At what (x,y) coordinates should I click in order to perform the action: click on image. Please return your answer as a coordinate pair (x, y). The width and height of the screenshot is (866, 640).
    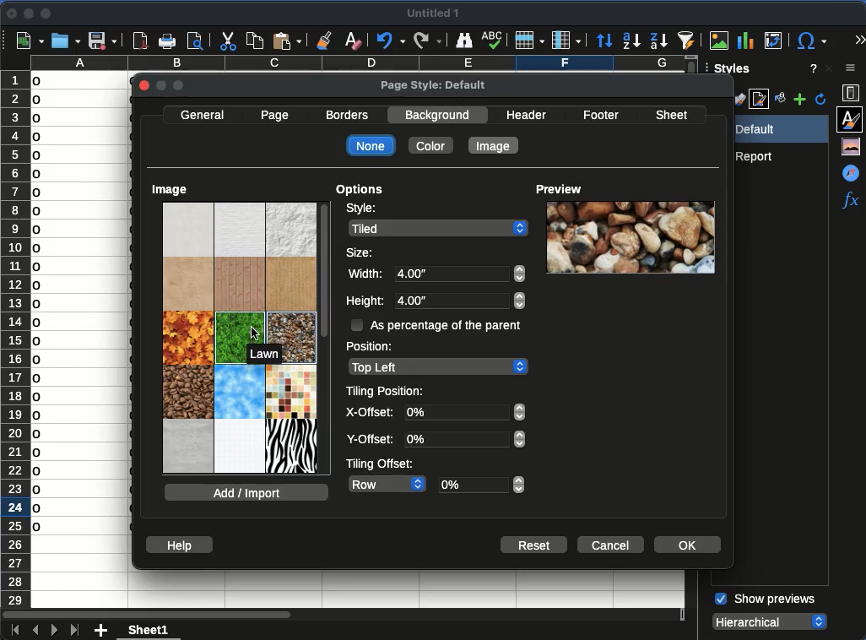
    Looking at the image, I should click on (719, 40).